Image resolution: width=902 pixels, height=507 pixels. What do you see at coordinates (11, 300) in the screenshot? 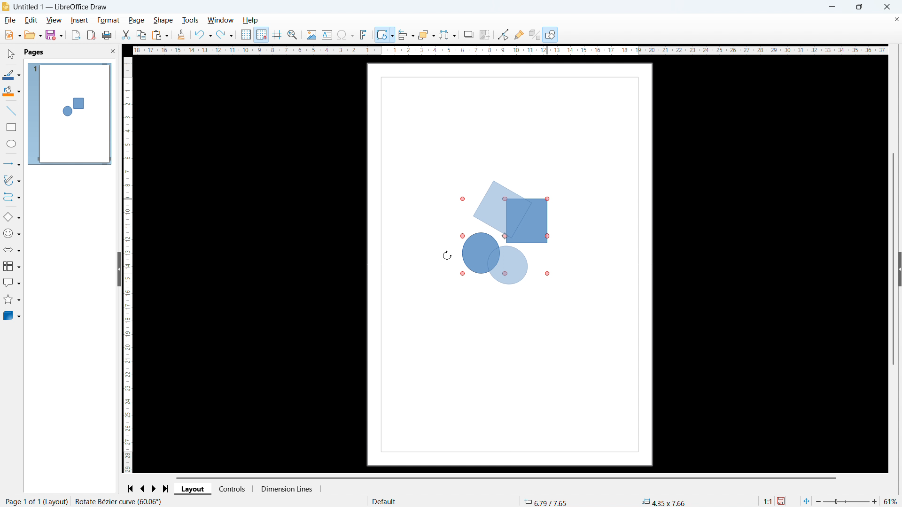
I see `Stars and banners ` at bounding box center [11, 300].